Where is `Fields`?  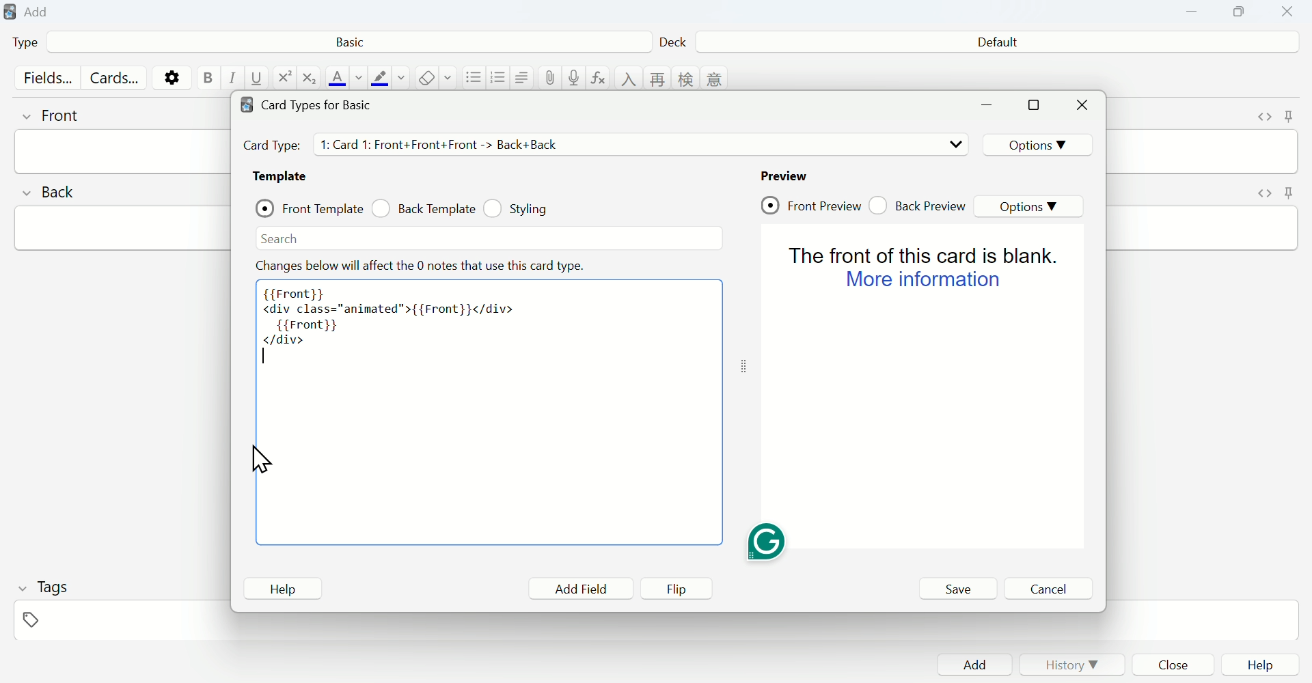
Fields is located at coordinates (45, 77).